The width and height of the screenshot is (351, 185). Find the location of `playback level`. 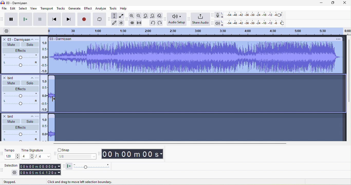

playback level is located at coordinates (254, 23).